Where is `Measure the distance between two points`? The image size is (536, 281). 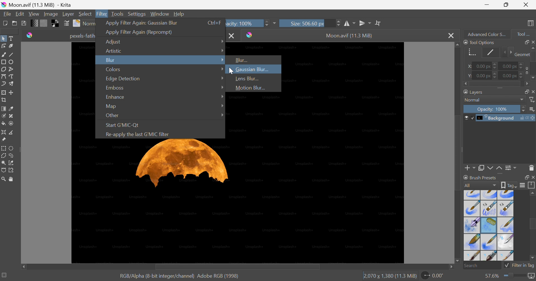 Measure the distance between two points is located at coordinates (12, 132).